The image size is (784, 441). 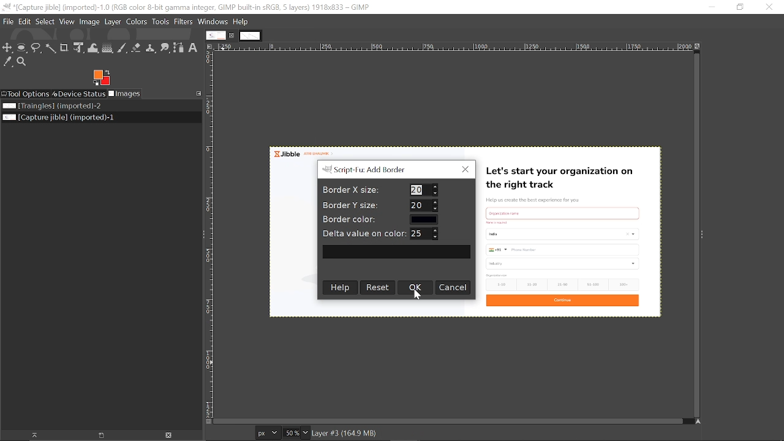 I want to click on Free select tool, so click(x=37, y=48).